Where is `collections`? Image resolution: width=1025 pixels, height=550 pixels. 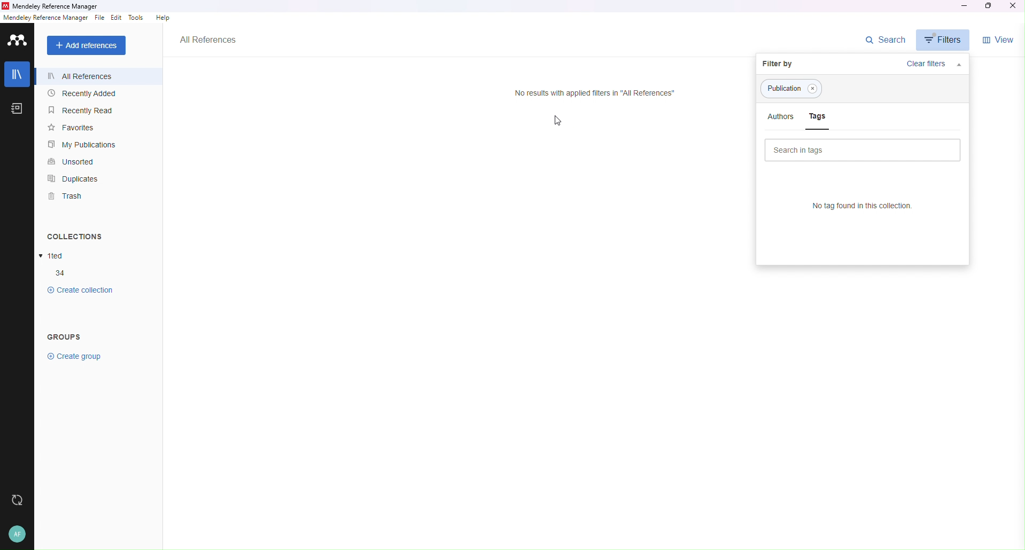
collections is located at coordinates (52, 256).